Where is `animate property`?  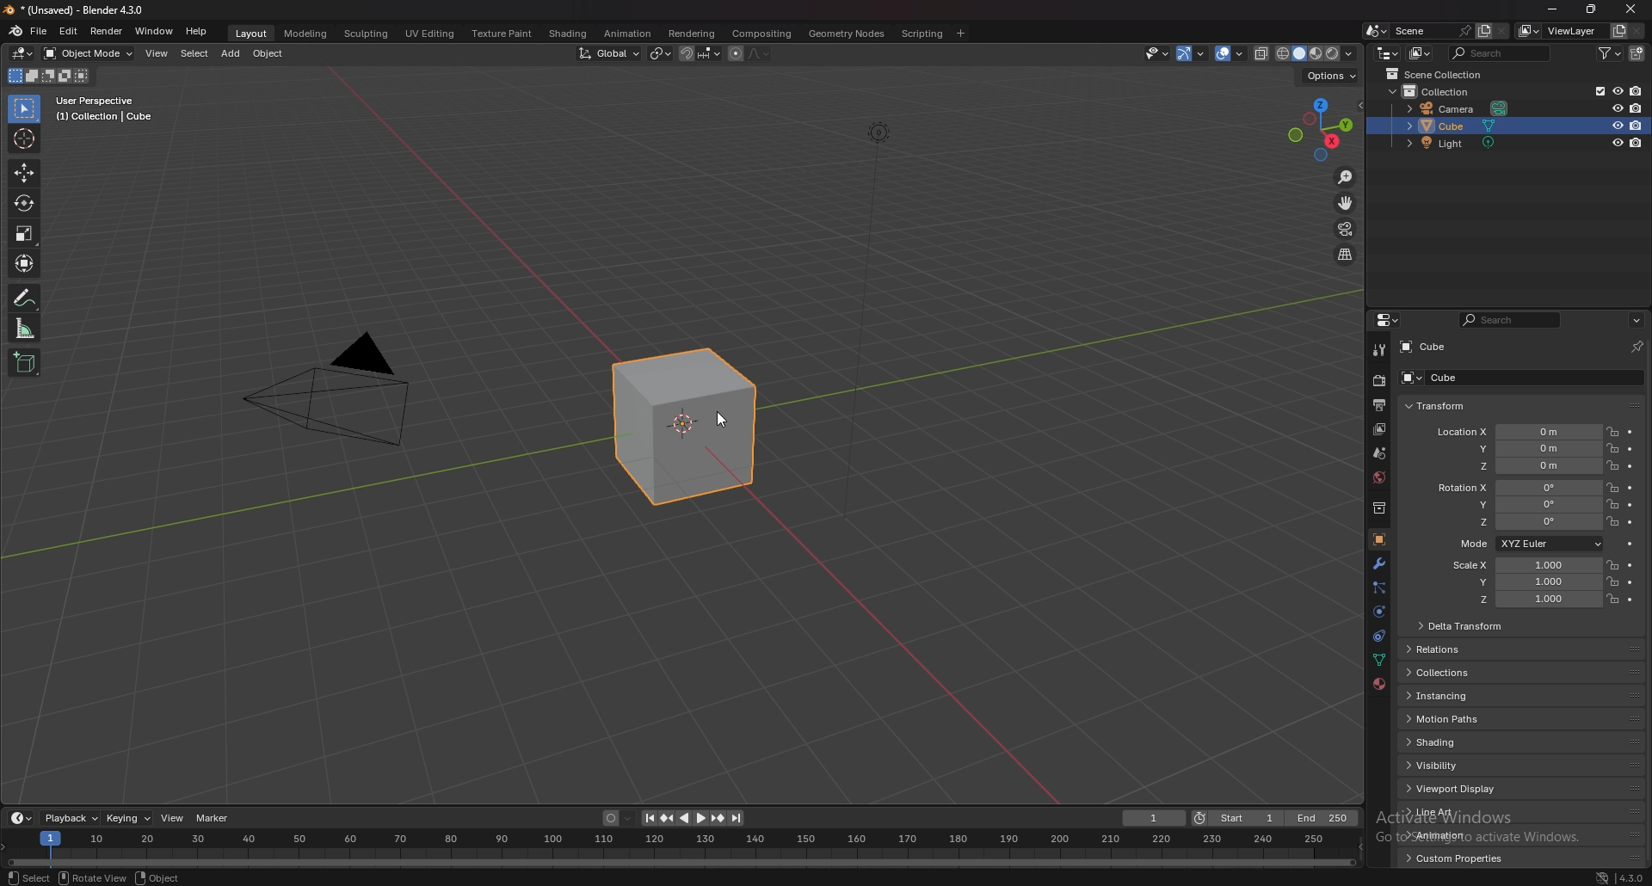
animate property is located at coordinates (1630, 449).